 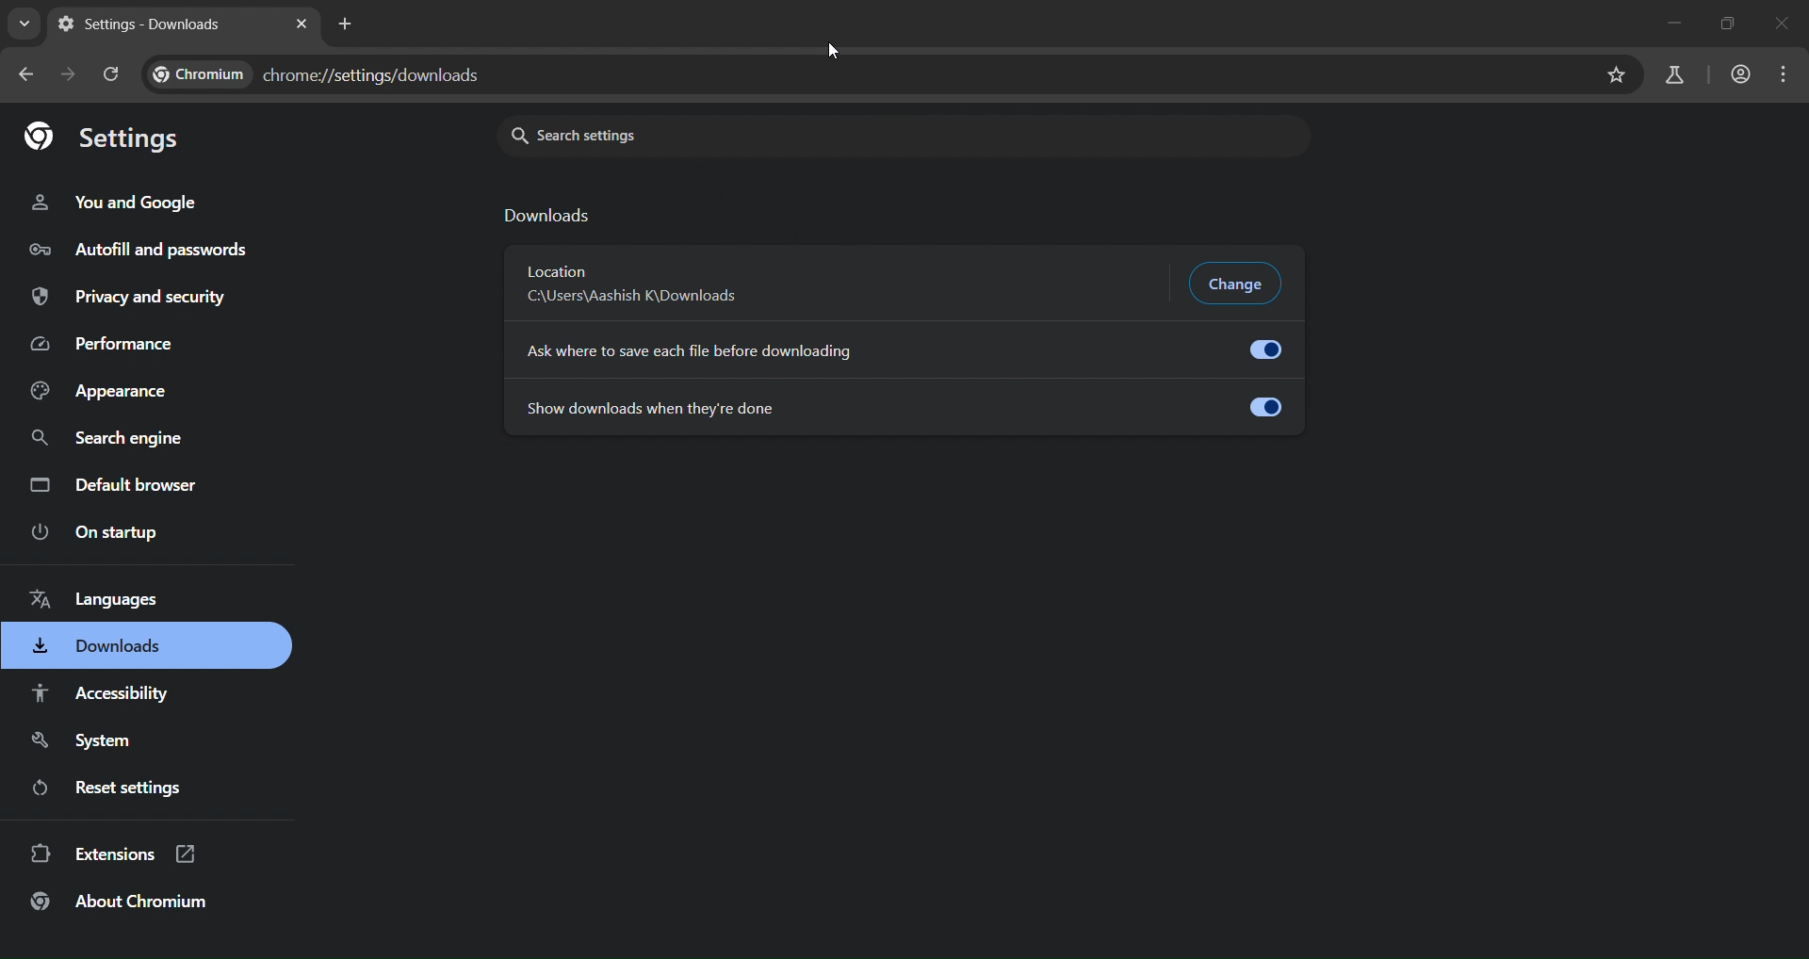 What do you see at coordinates (115, 485) in the screenshot?
I see `default browser` at bounding box center [115, 485].